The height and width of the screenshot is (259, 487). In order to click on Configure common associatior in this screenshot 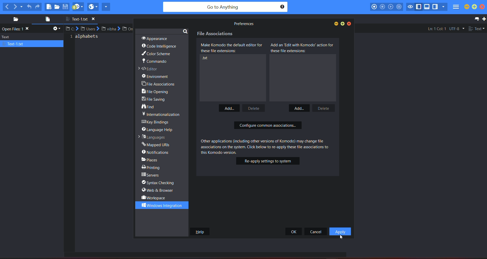, I will do `click(269, 126)`.